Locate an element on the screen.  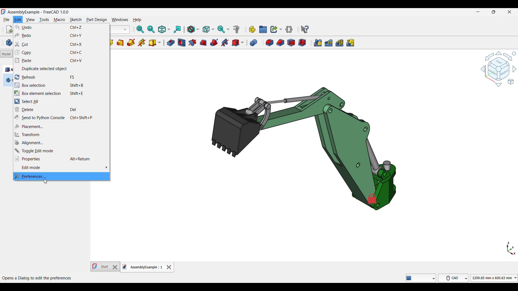
Cut is located at coordinates (62, 44).